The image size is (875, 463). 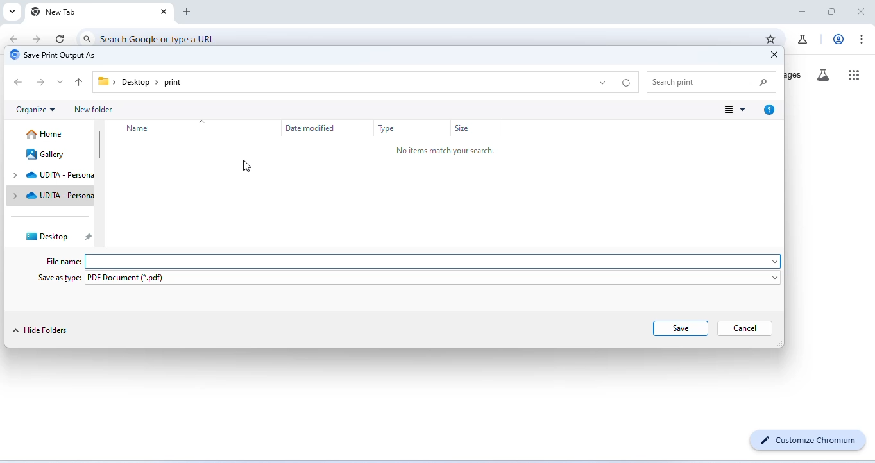 I want to click on search tabs, so click(x=13, y=12).